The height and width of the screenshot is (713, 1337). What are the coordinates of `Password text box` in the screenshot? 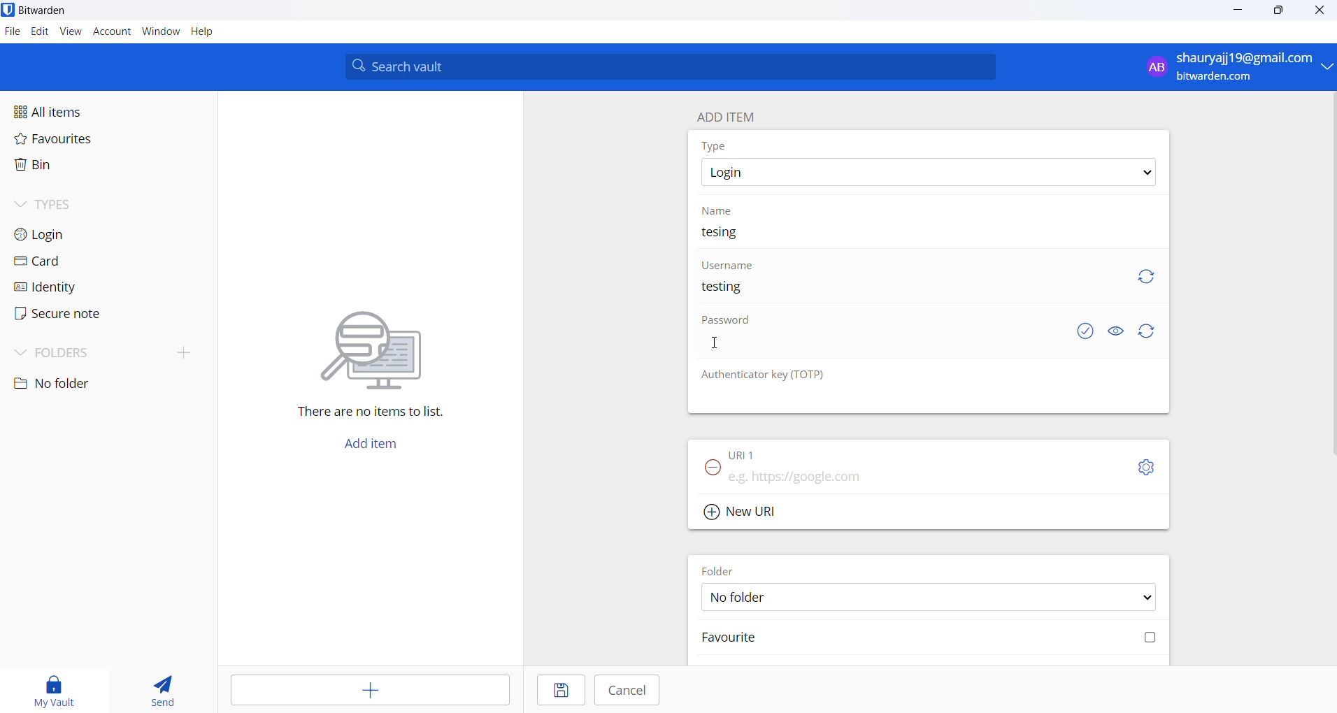 It's located at (878, 350).